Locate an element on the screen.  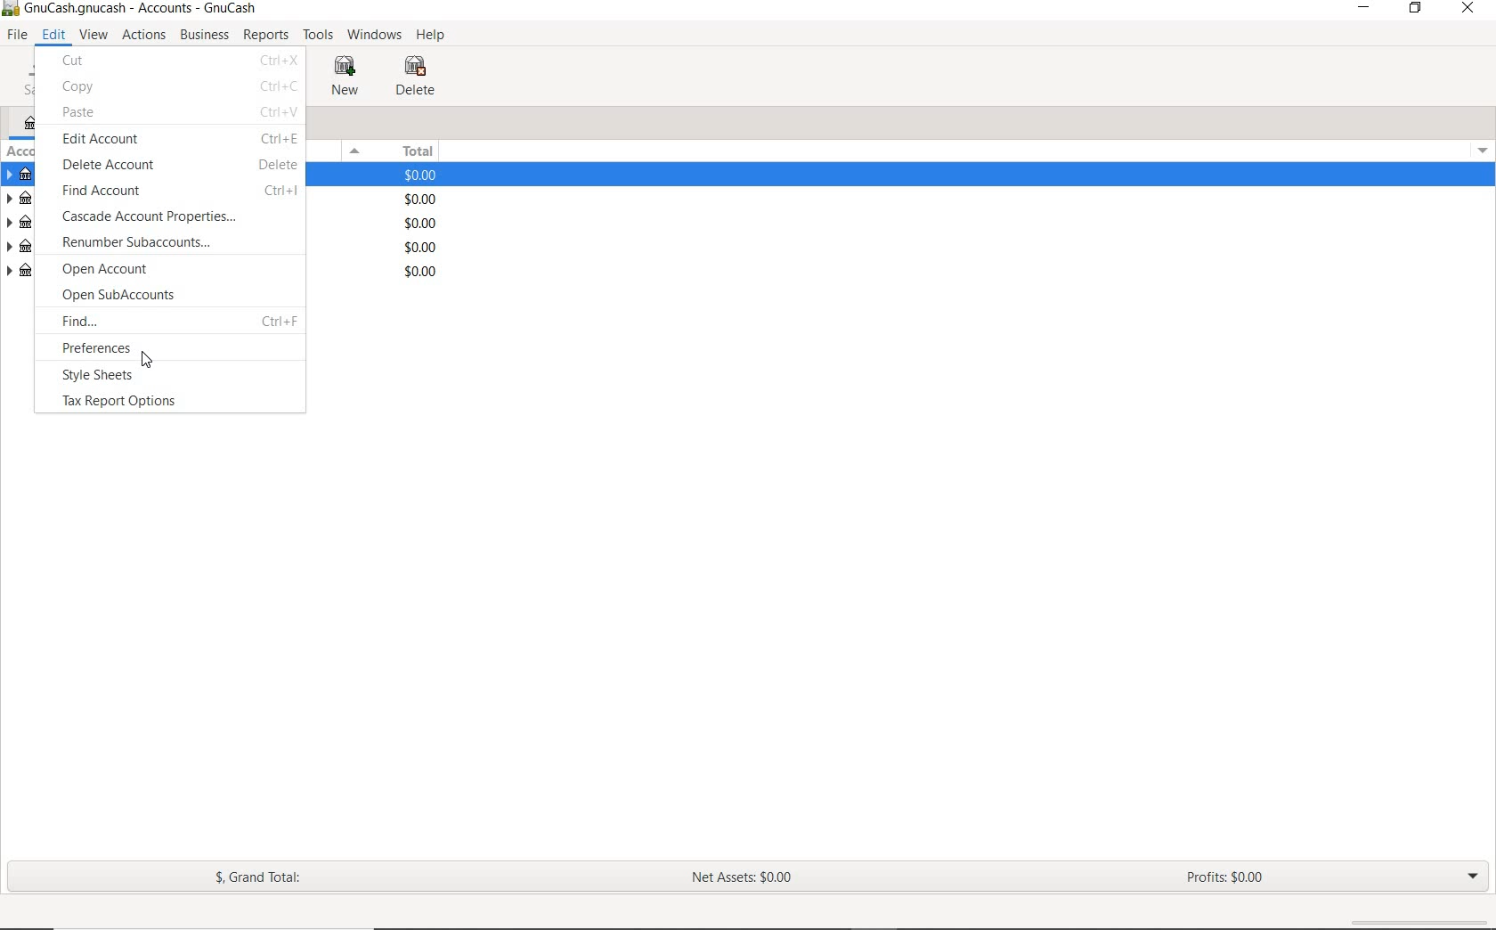
NEW is located at coordinates (343, 77).